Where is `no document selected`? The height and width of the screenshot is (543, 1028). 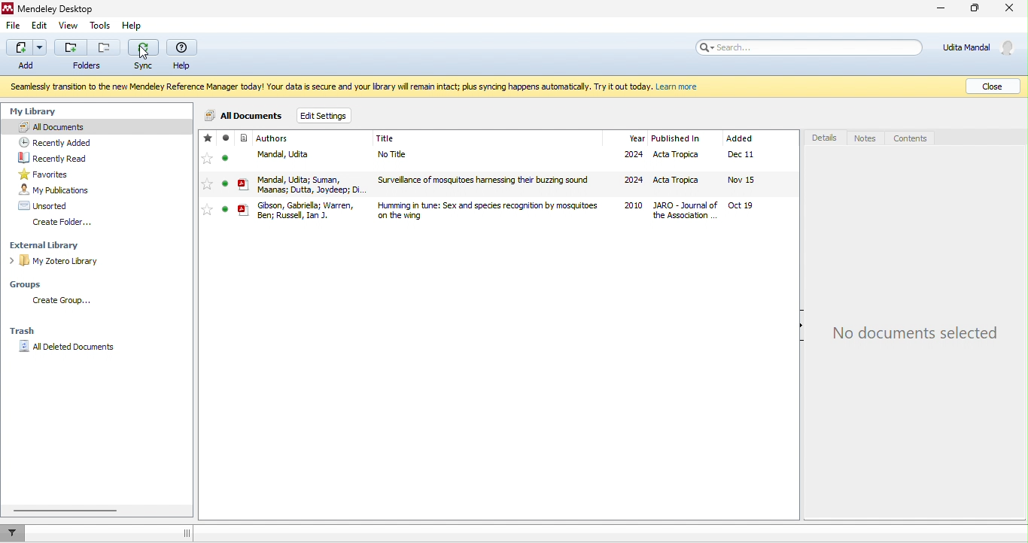 no document selected is located at coordinates (914, 335).